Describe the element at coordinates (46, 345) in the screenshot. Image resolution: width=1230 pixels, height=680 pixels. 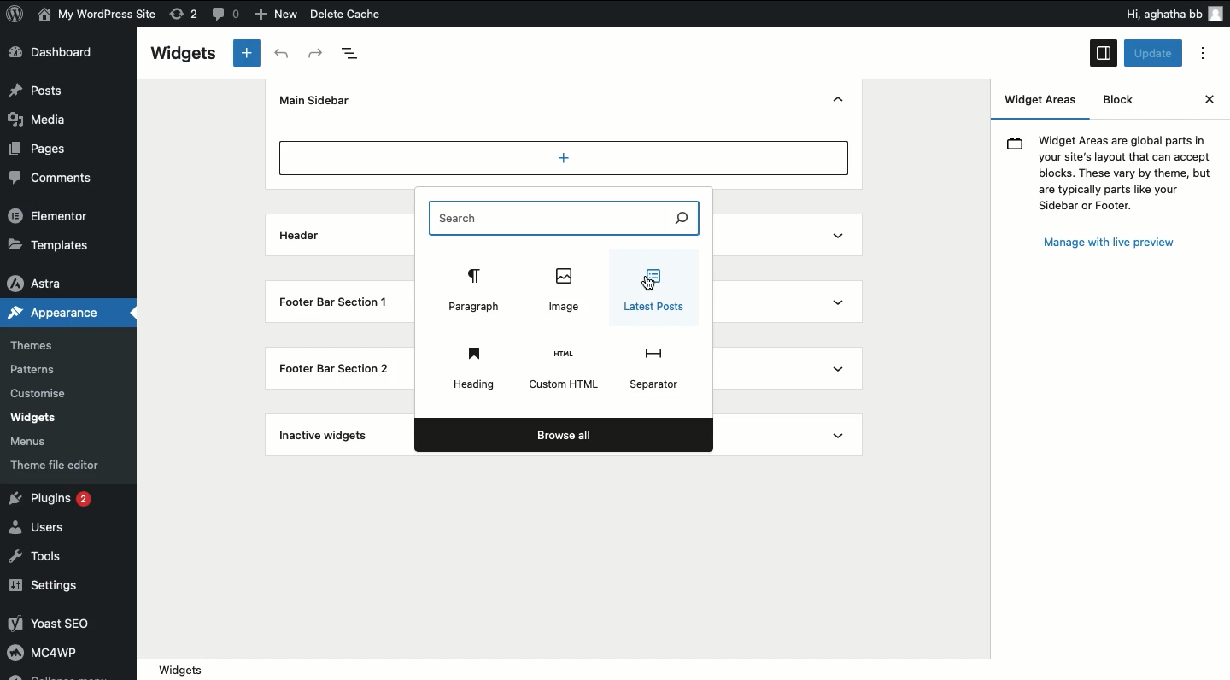
I see `Themes` at that location.